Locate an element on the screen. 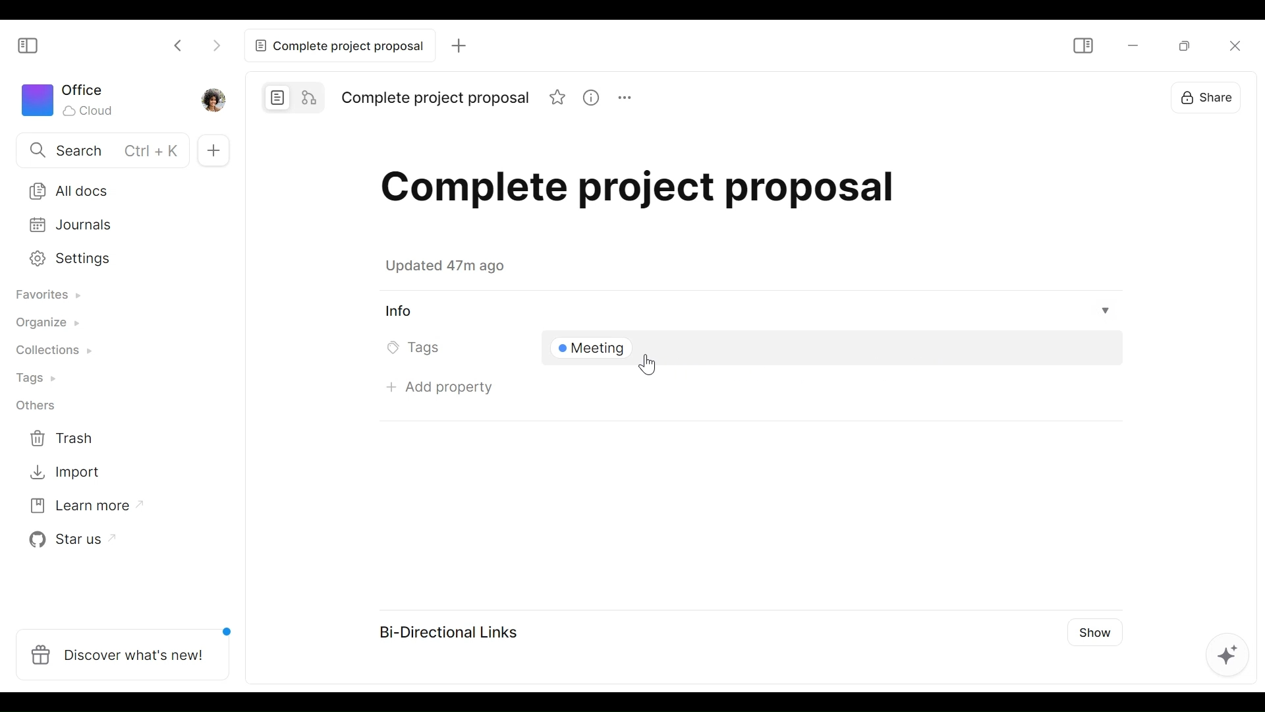  Tags is located at coordinates (416, 349).